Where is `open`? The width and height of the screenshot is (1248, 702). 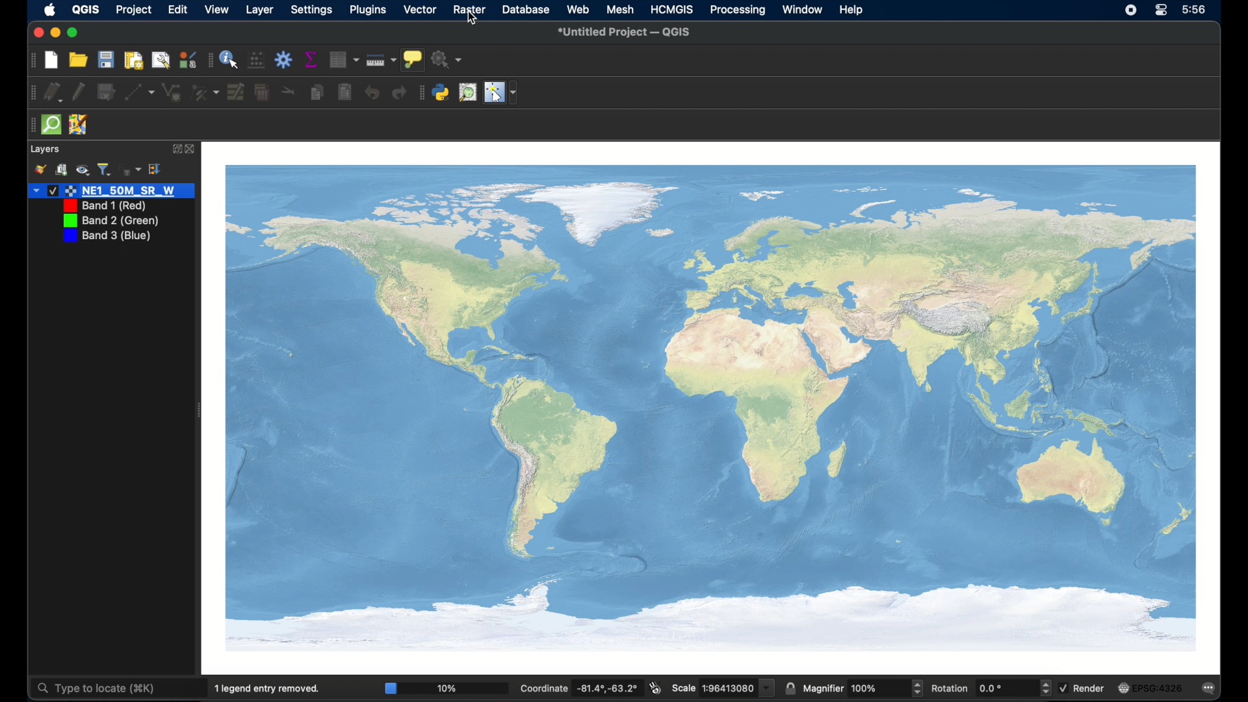
open is located at coordinates (79, 60).